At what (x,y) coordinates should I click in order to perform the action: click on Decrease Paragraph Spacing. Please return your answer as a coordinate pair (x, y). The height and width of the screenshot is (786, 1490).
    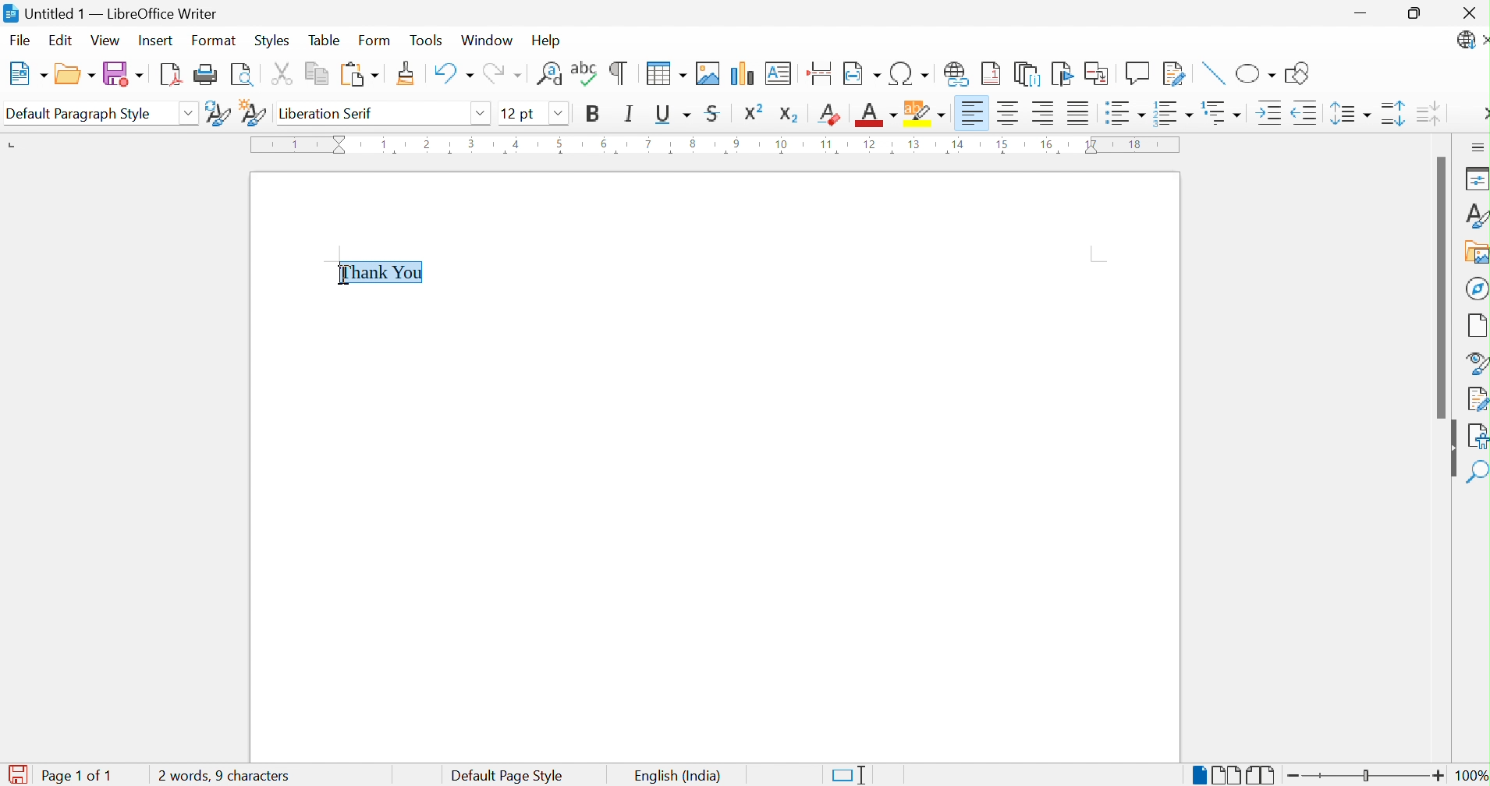
    Looking at the image, I should click on (1430, 115).